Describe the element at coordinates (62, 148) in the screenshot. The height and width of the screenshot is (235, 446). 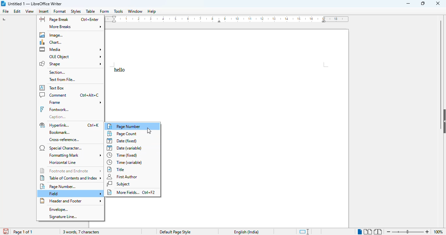
I see `special character` at that location.